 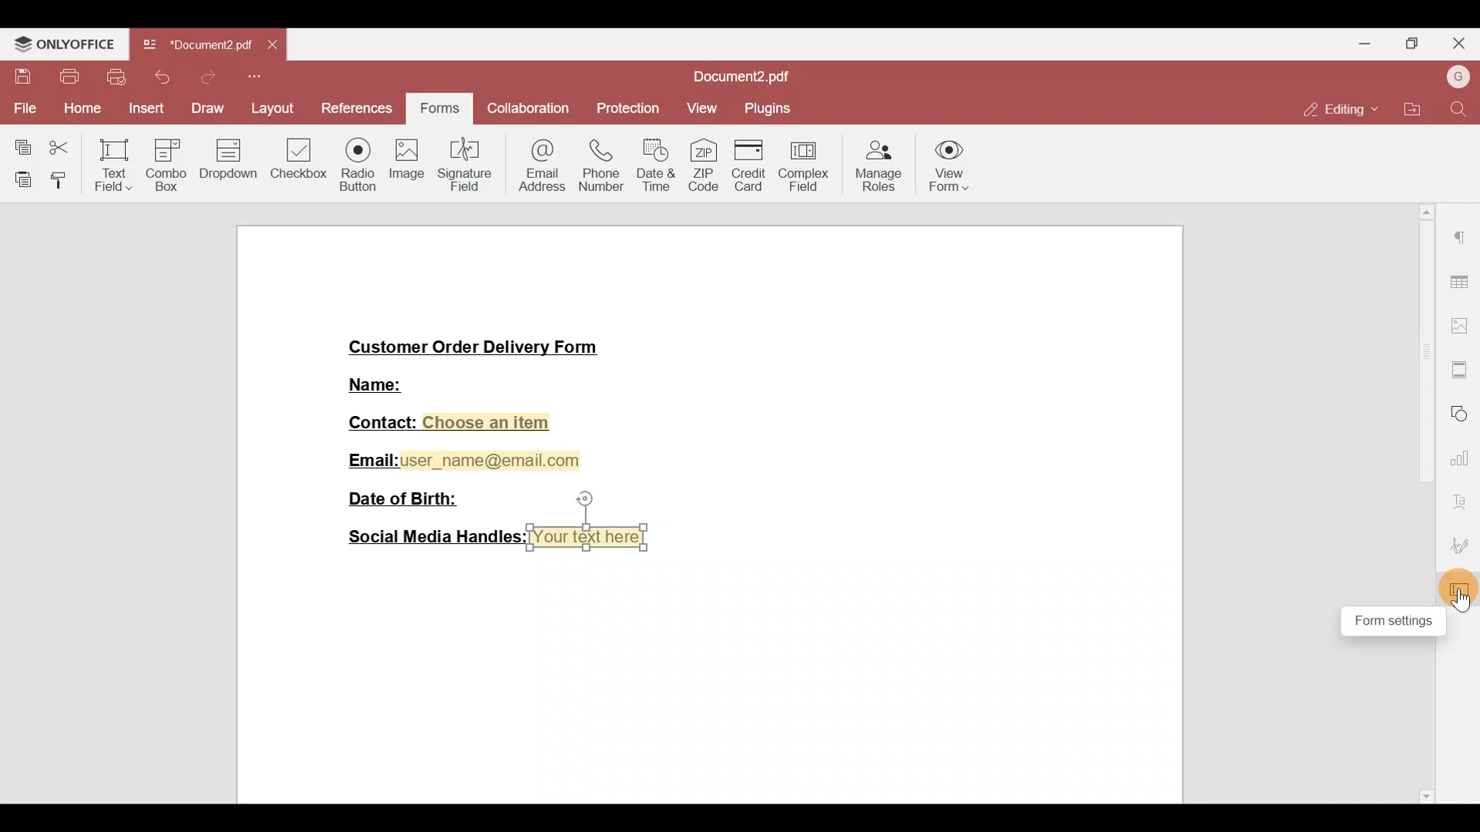 I want to click on Your text here, so click(x=600, y=535).